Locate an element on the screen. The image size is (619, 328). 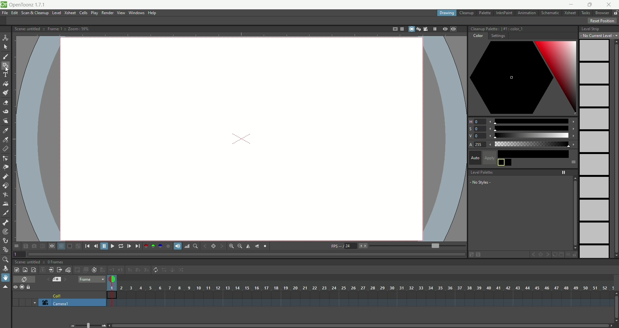
locator is located at coordinates (195, 246).